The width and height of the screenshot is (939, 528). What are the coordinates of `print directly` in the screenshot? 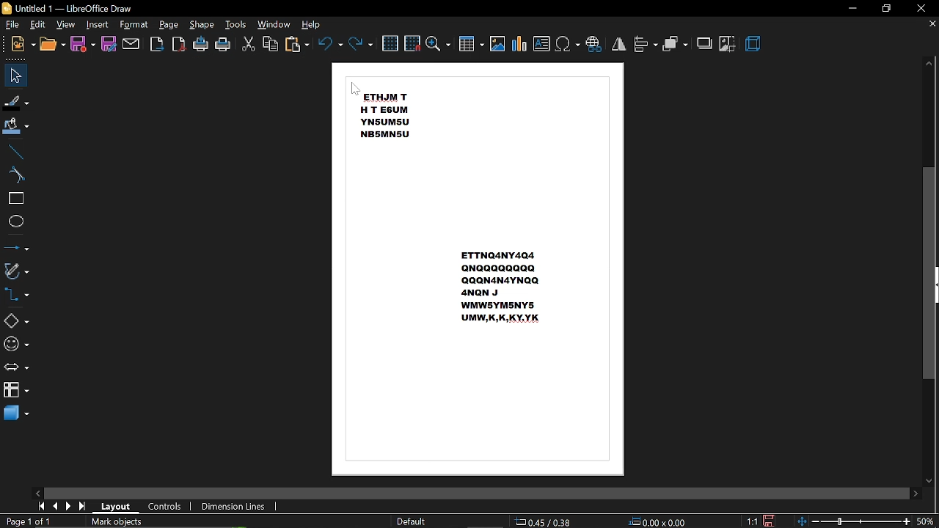 It's located at (201, 45).